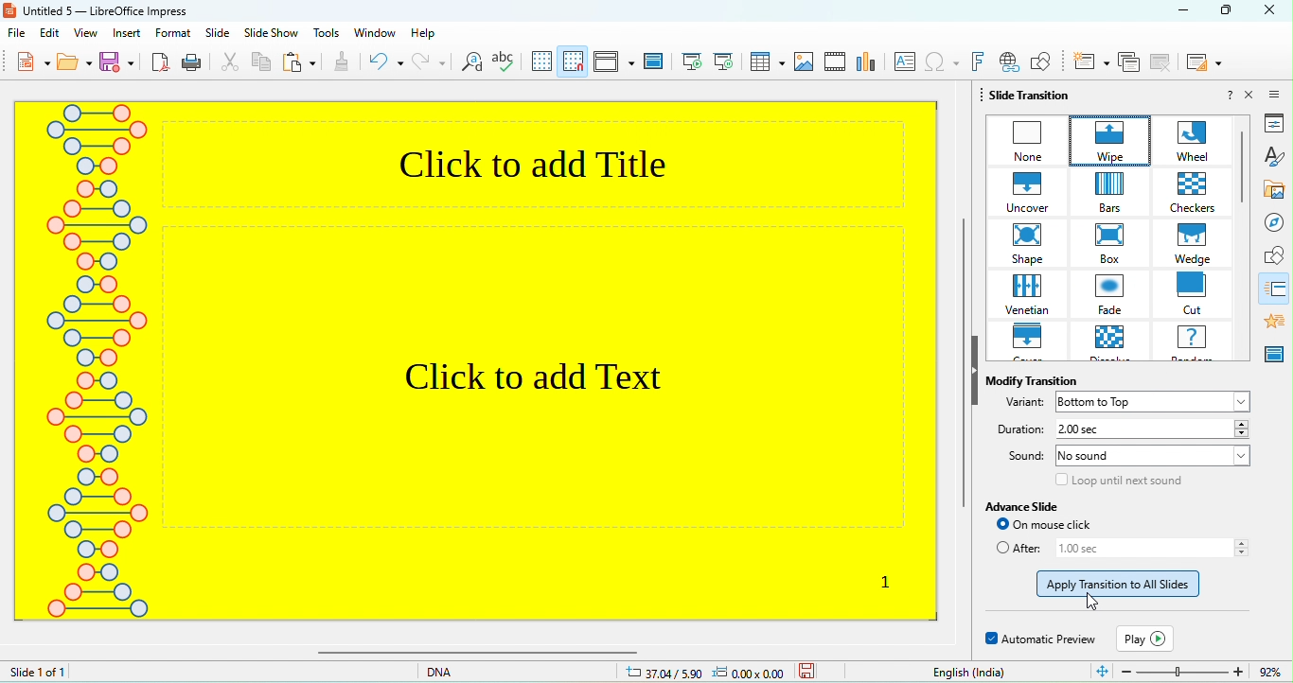  Describe the element at coordinates (753, 672) in the screenshot. I see `0.00x0.00` at that location.